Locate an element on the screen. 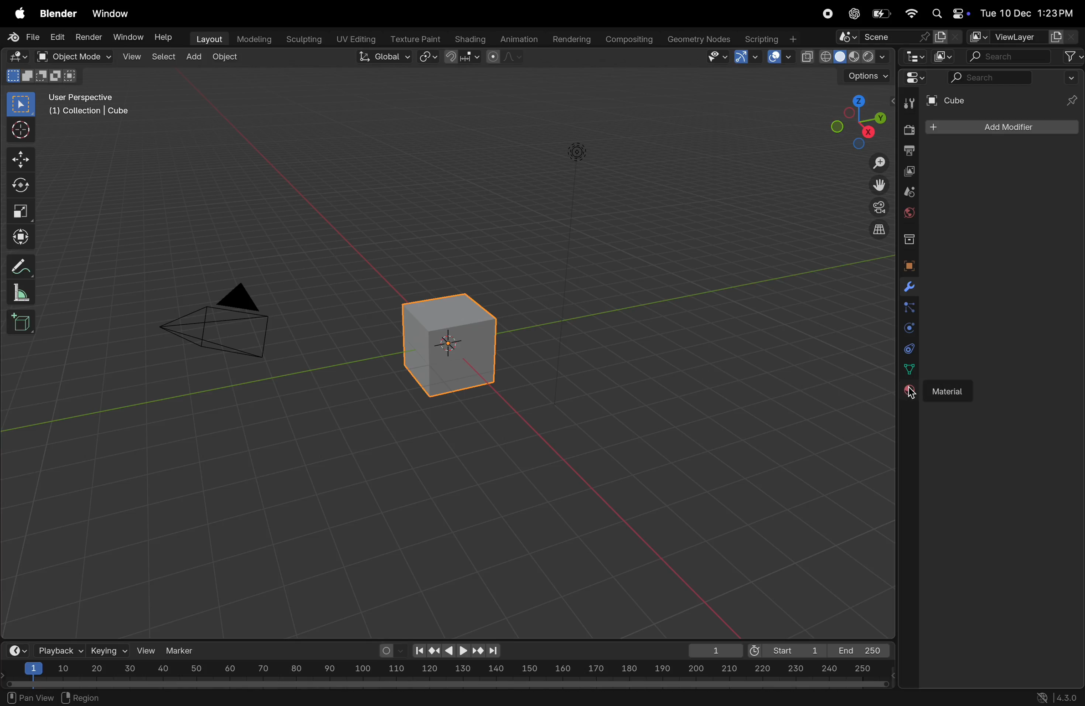  add modifier is located at coordinates (1001, 127).